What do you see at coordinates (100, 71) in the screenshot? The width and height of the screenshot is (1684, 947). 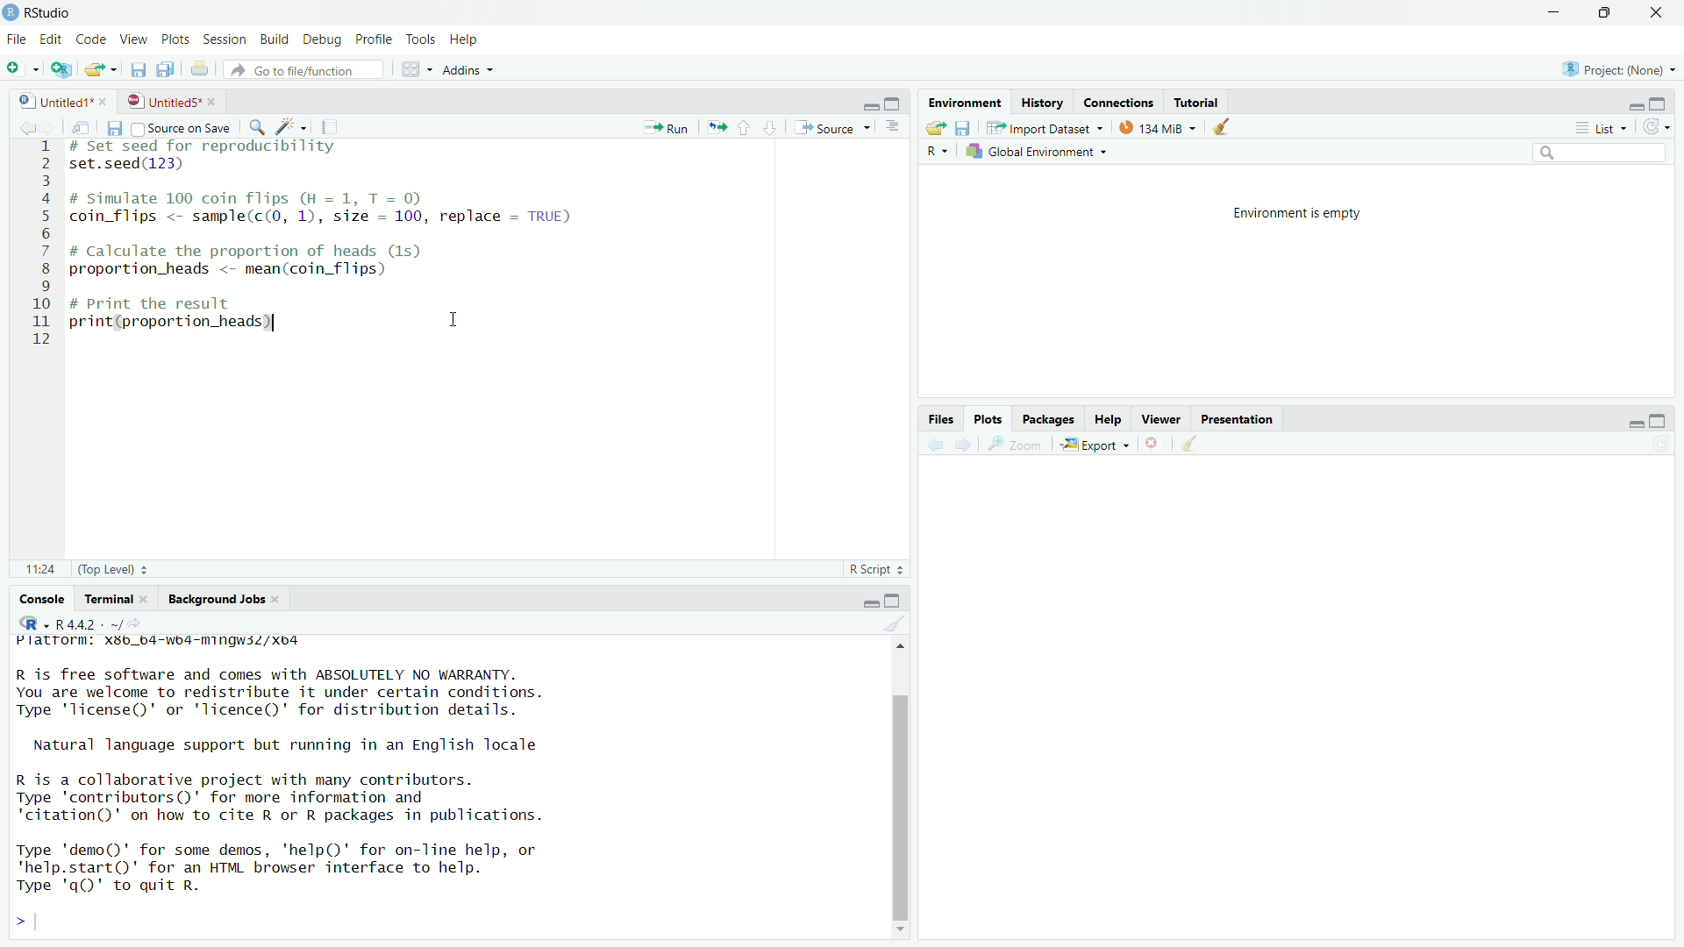 I see `open an existing file` at bounding box center [100, 71].